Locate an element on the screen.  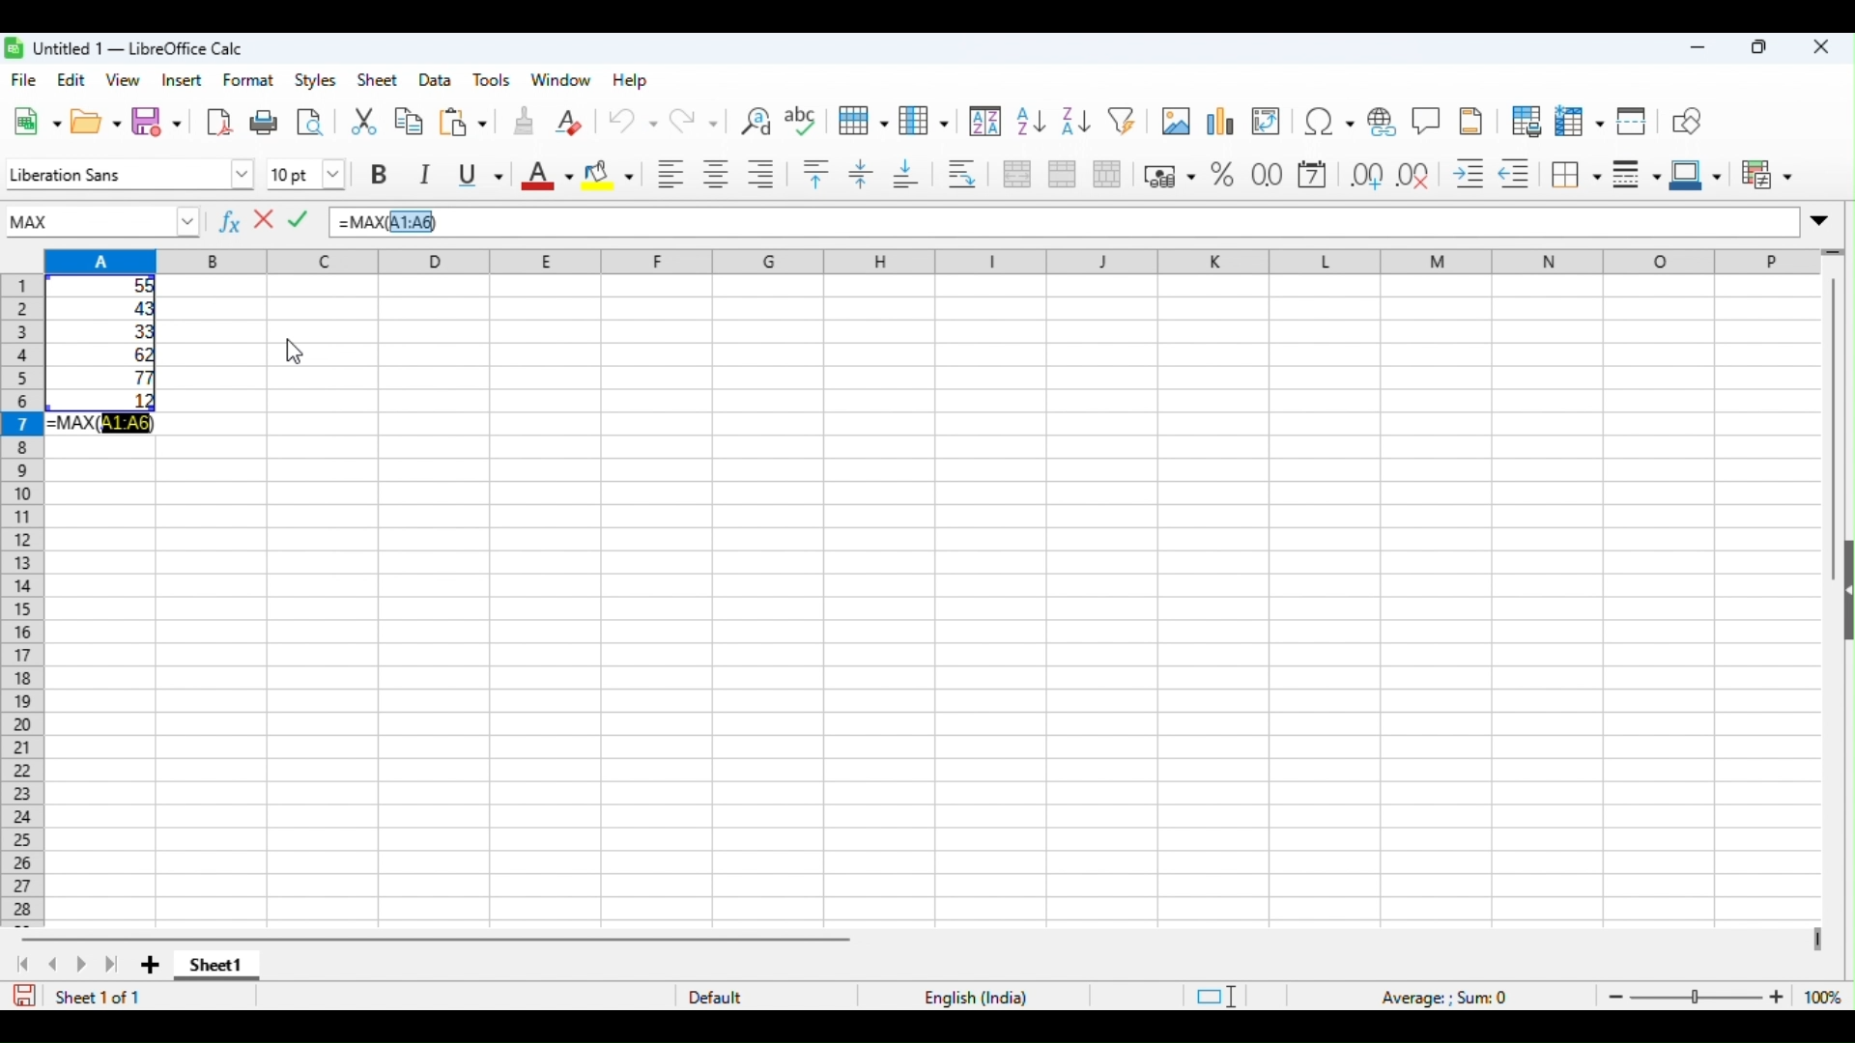
add new sheet is located at coordinates (151, 963).